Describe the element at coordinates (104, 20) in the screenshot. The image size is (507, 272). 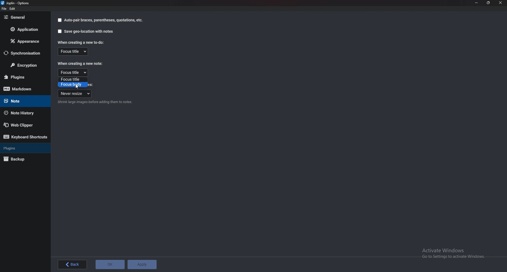
I see `Autopair braces parenthesis quotation Etcetera` at that location.